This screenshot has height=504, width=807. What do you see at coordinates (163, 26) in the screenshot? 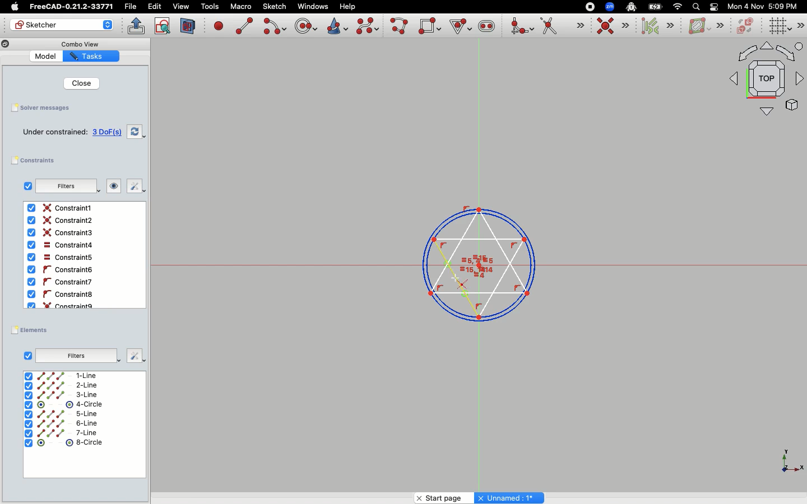
I see `View sketch` at bounding box center [163, 26].